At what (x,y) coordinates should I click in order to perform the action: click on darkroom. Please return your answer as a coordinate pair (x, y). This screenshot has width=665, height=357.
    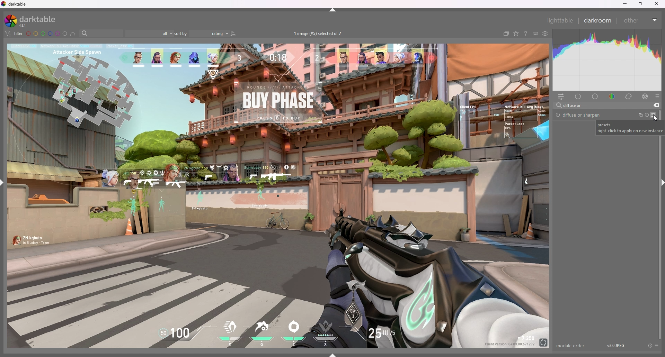
    Looking at the image, I should click on (599, 20).